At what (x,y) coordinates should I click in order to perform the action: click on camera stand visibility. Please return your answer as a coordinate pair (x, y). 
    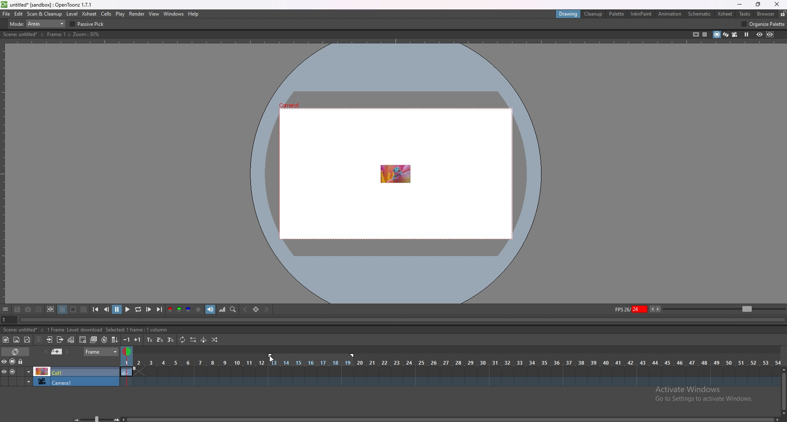
    Looking at the image, I should click on (13, 362).